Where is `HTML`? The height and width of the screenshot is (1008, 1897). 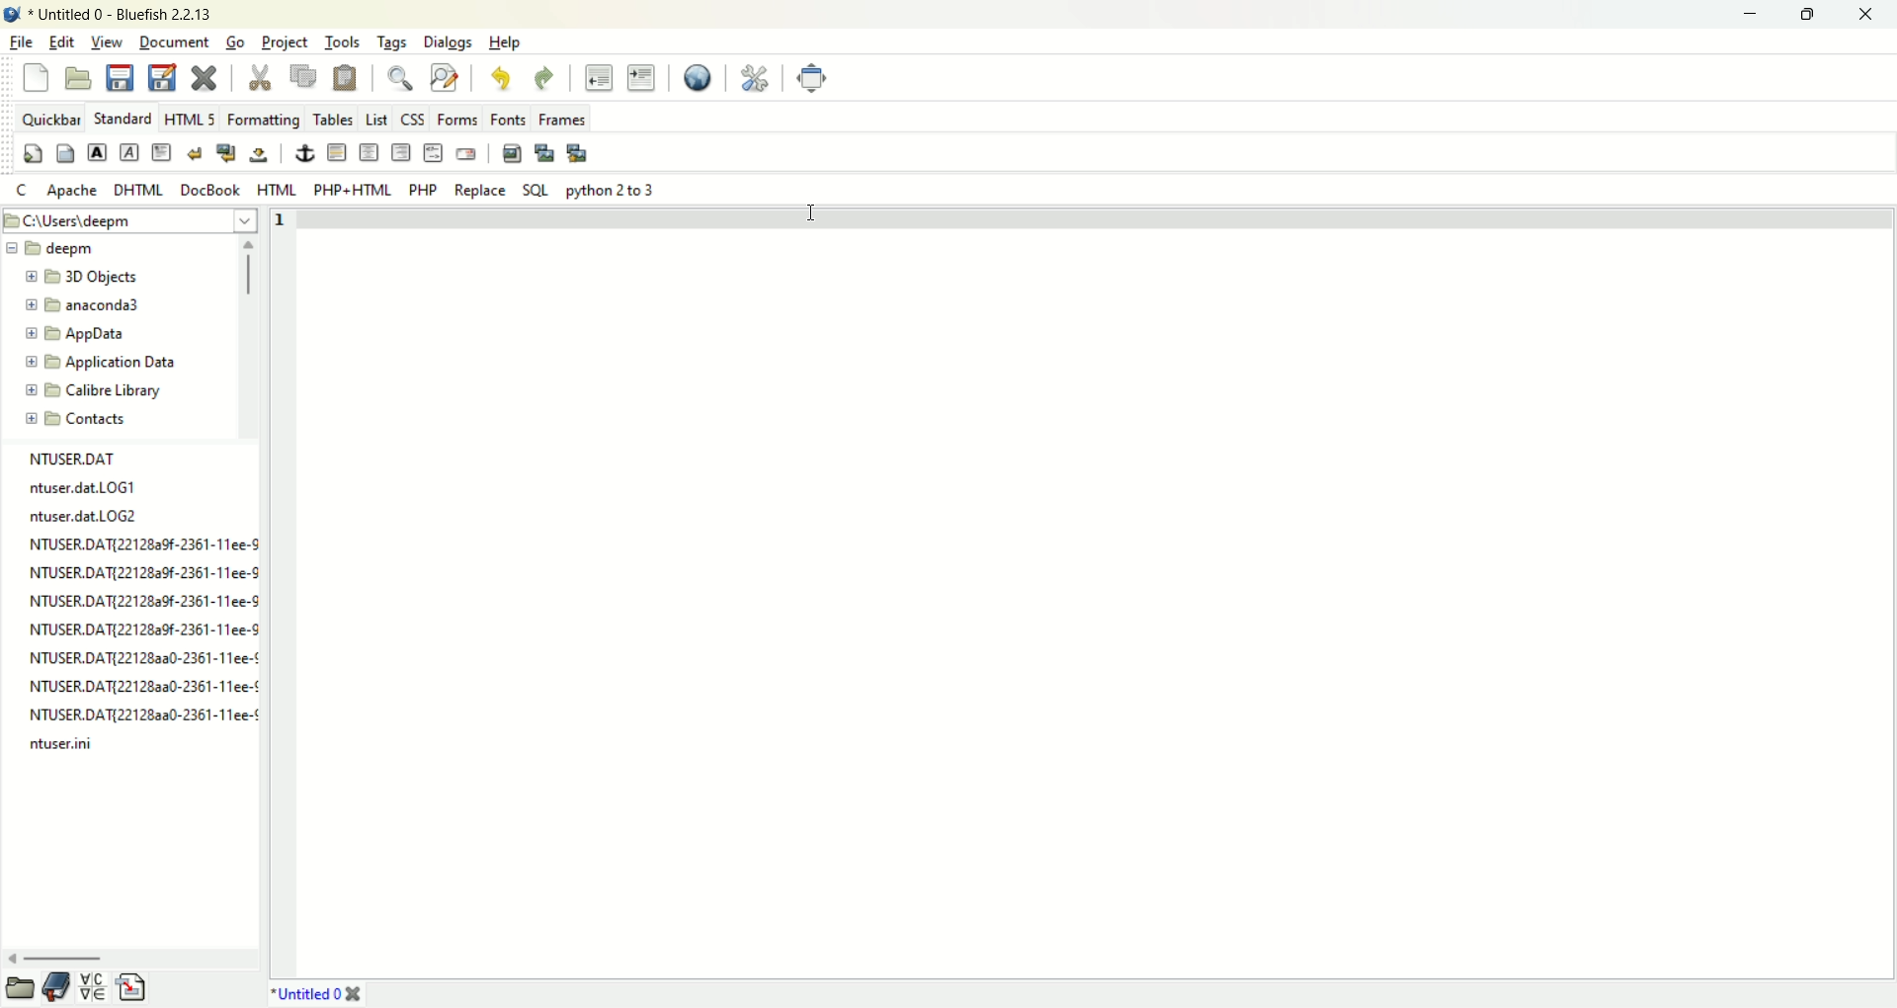
HTML is located at coordinates (190, 119).